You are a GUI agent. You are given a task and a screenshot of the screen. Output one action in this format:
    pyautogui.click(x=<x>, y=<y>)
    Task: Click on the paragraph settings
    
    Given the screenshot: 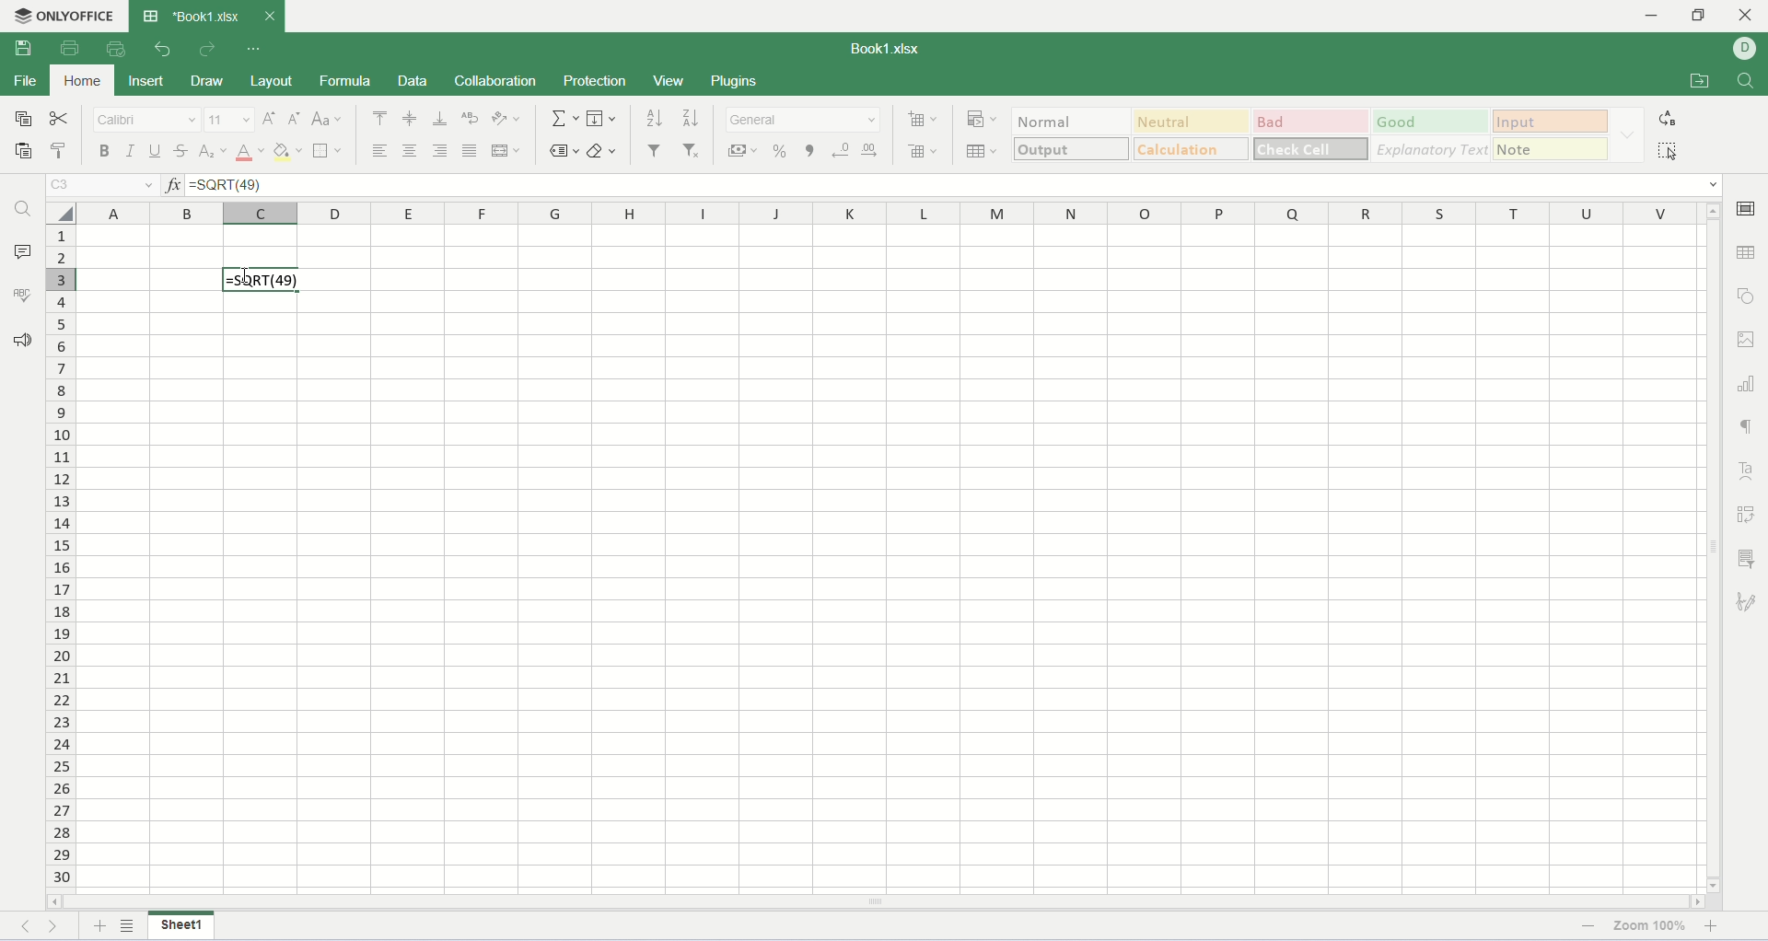 What is the action you would take?
    pyautogui.click(x=1748, y=427)
    